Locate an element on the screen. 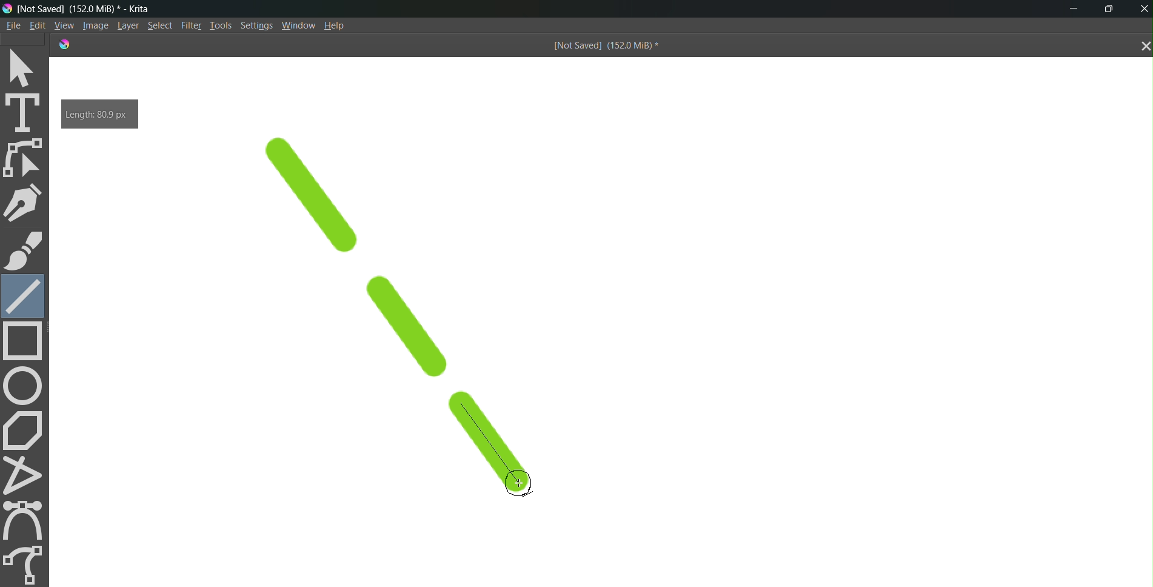  Tools is located at coordinates (219, 24).